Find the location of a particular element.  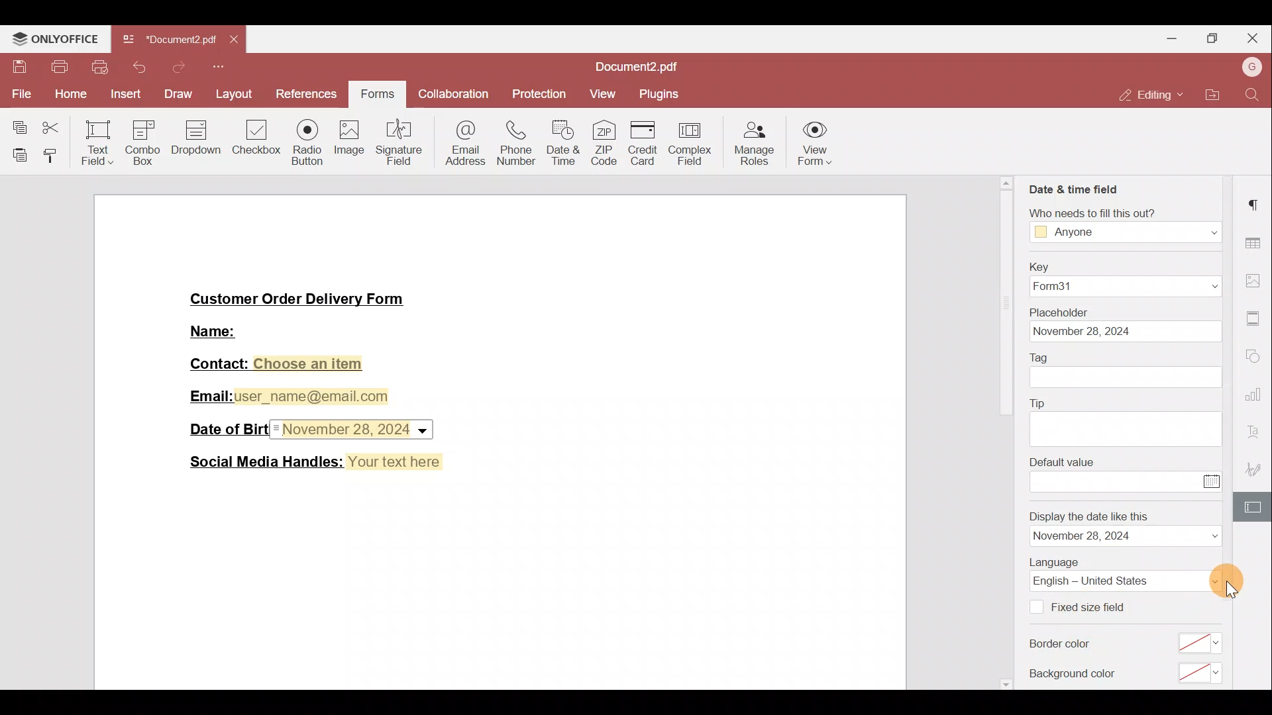

tag is located at coordinates (1127, 378).